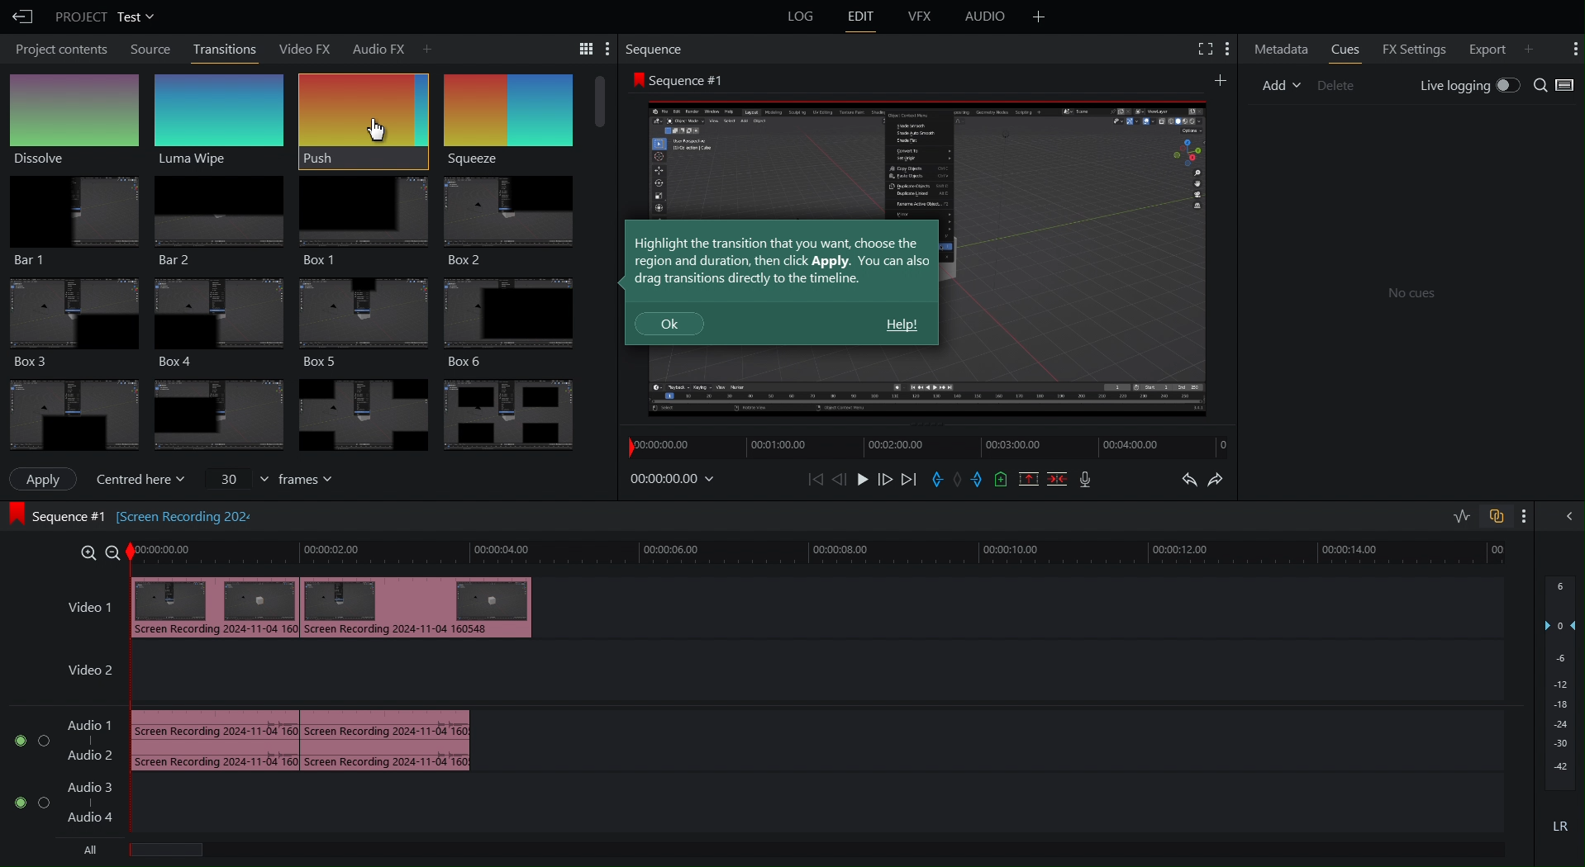 The image size is (1585, 867). What do you see at coordinates (864, 17) in the screenshot?
I see `Edit` at bounding box center [864, 17].